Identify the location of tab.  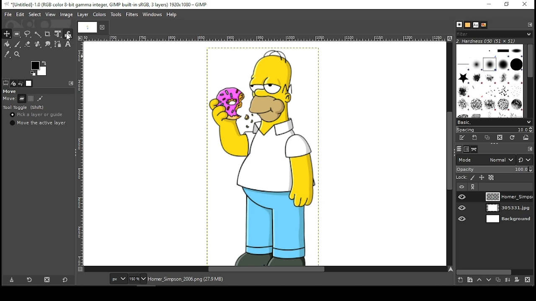
(88, 28).